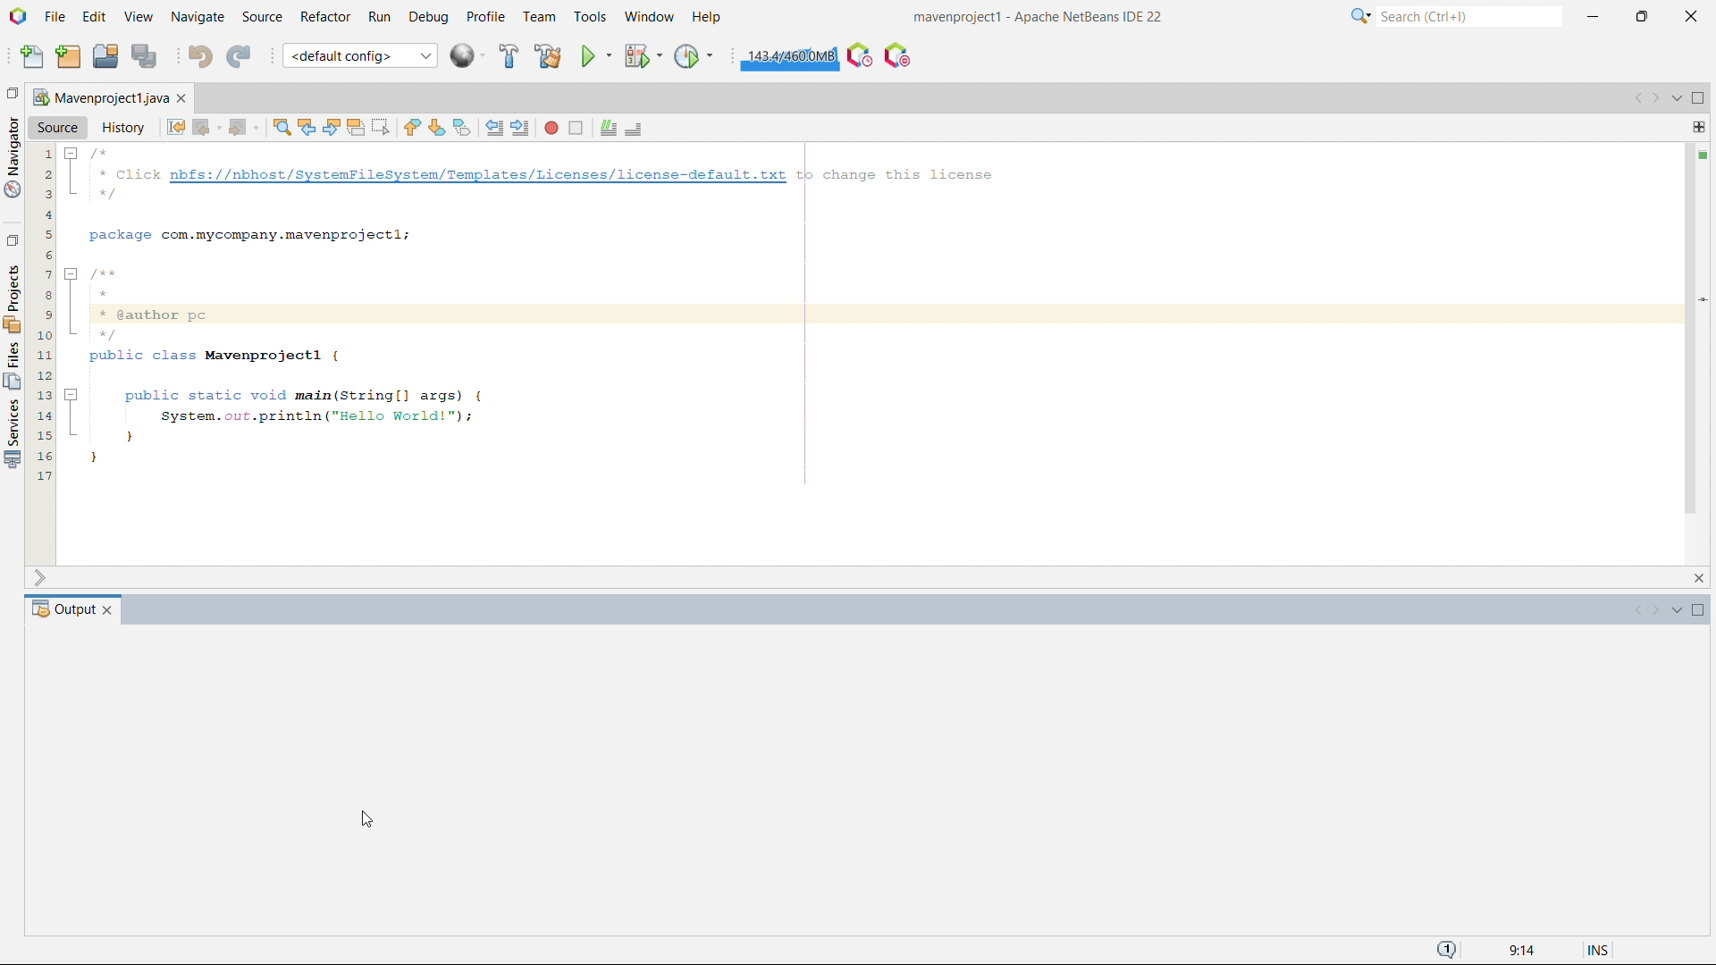 Image resolution: width=1716 pixels, height=965 pixels. Describe the element at coordinates (139, 16) in the screenshot. I see `view` at that location.